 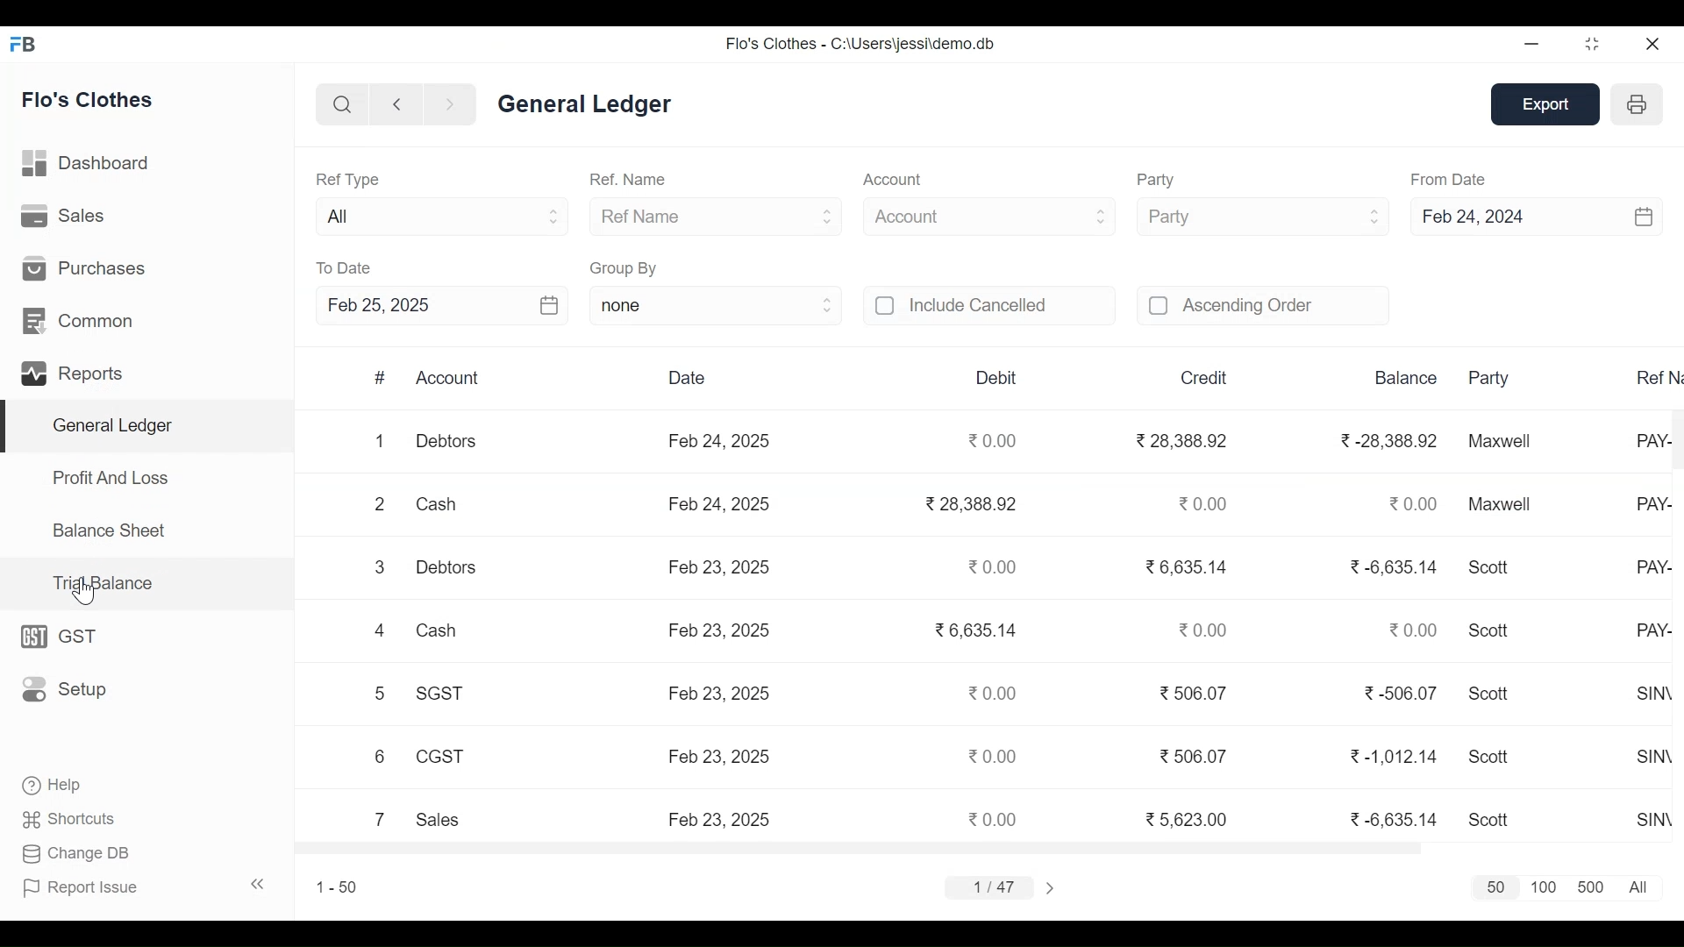 I want to click on 5, so click(x=375, y=693).